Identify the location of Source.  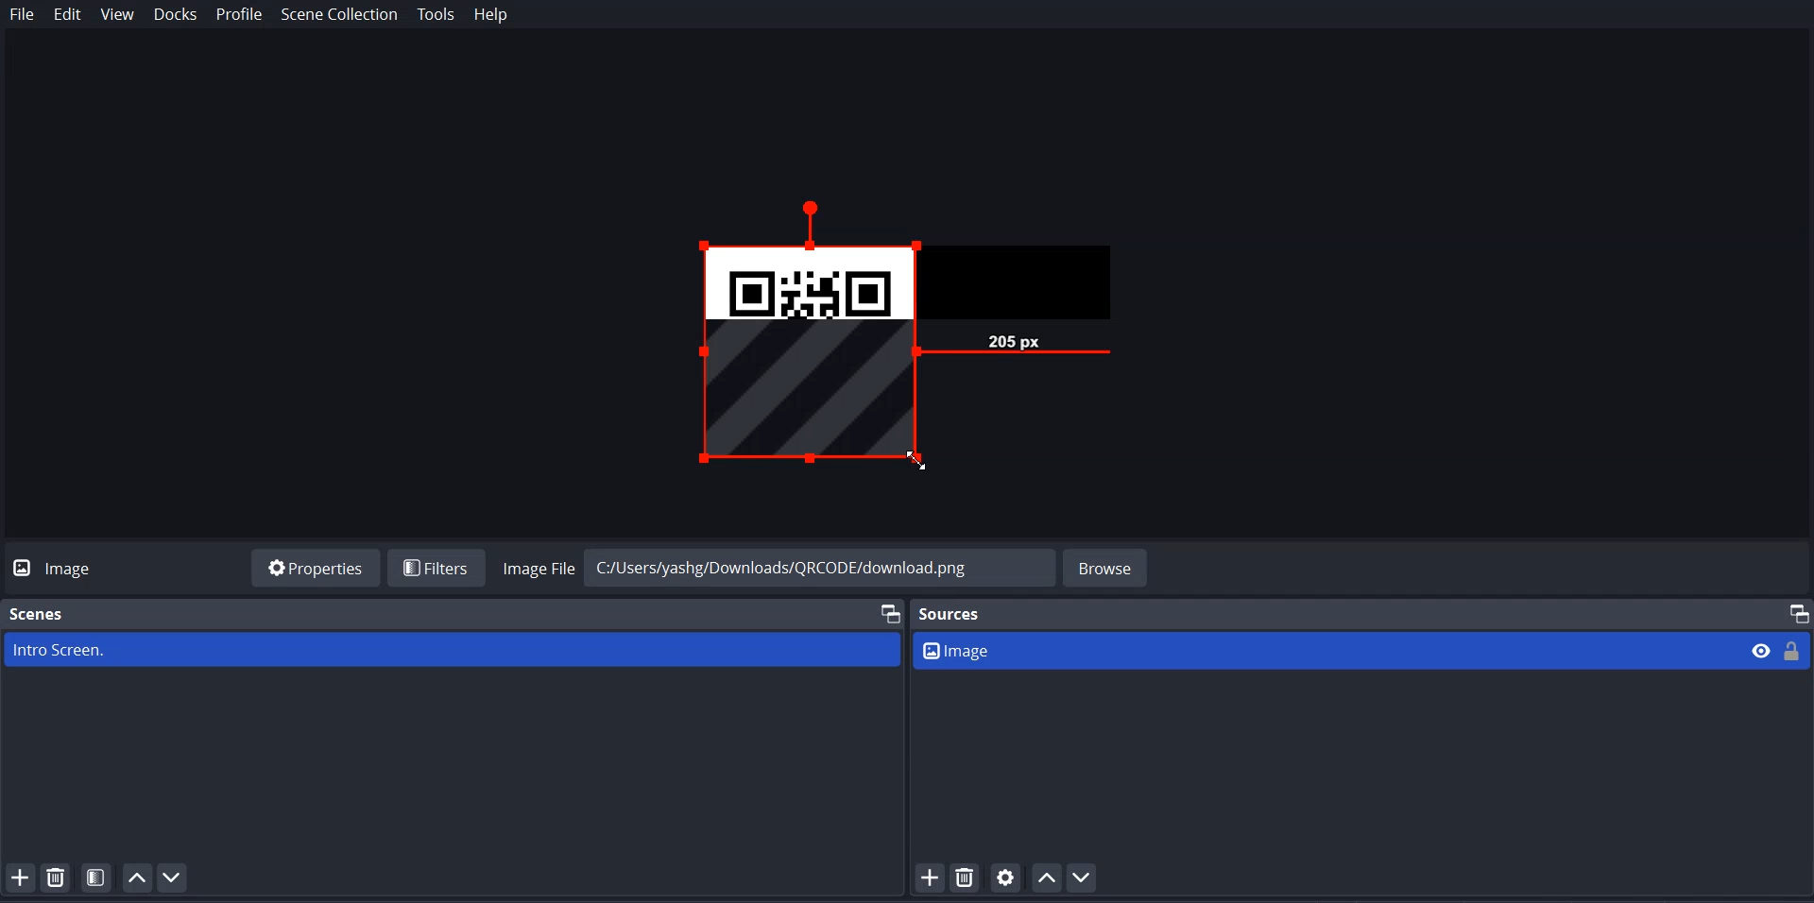
(956, 613).